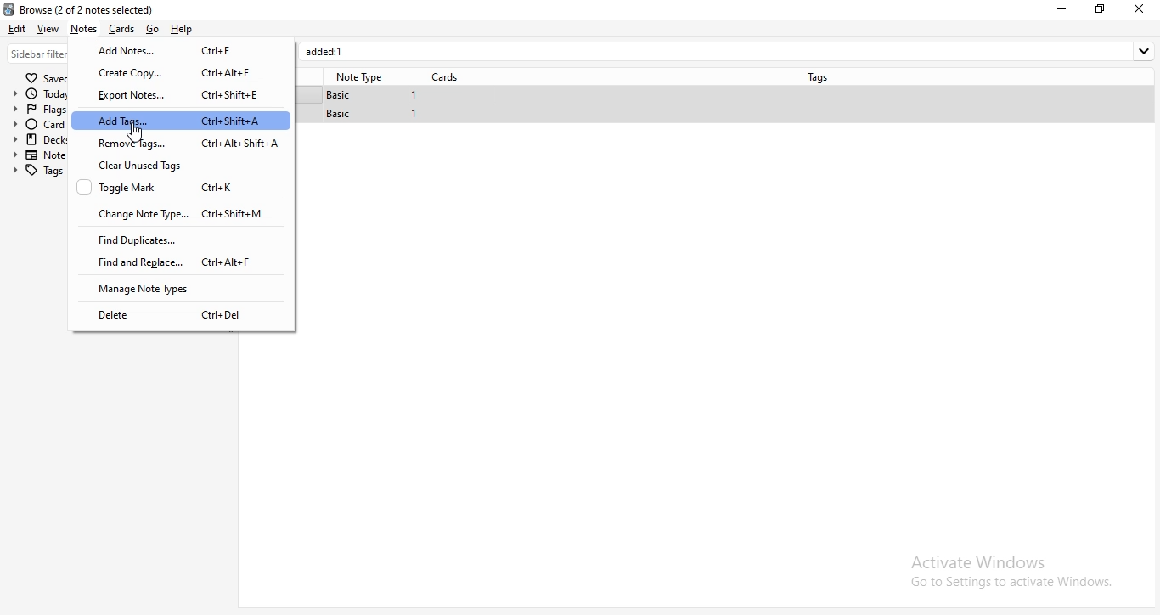 The image size is (1160, 615). Describe the element at coordinates (186, 30) in the screenshot. I see `Help` at that location.